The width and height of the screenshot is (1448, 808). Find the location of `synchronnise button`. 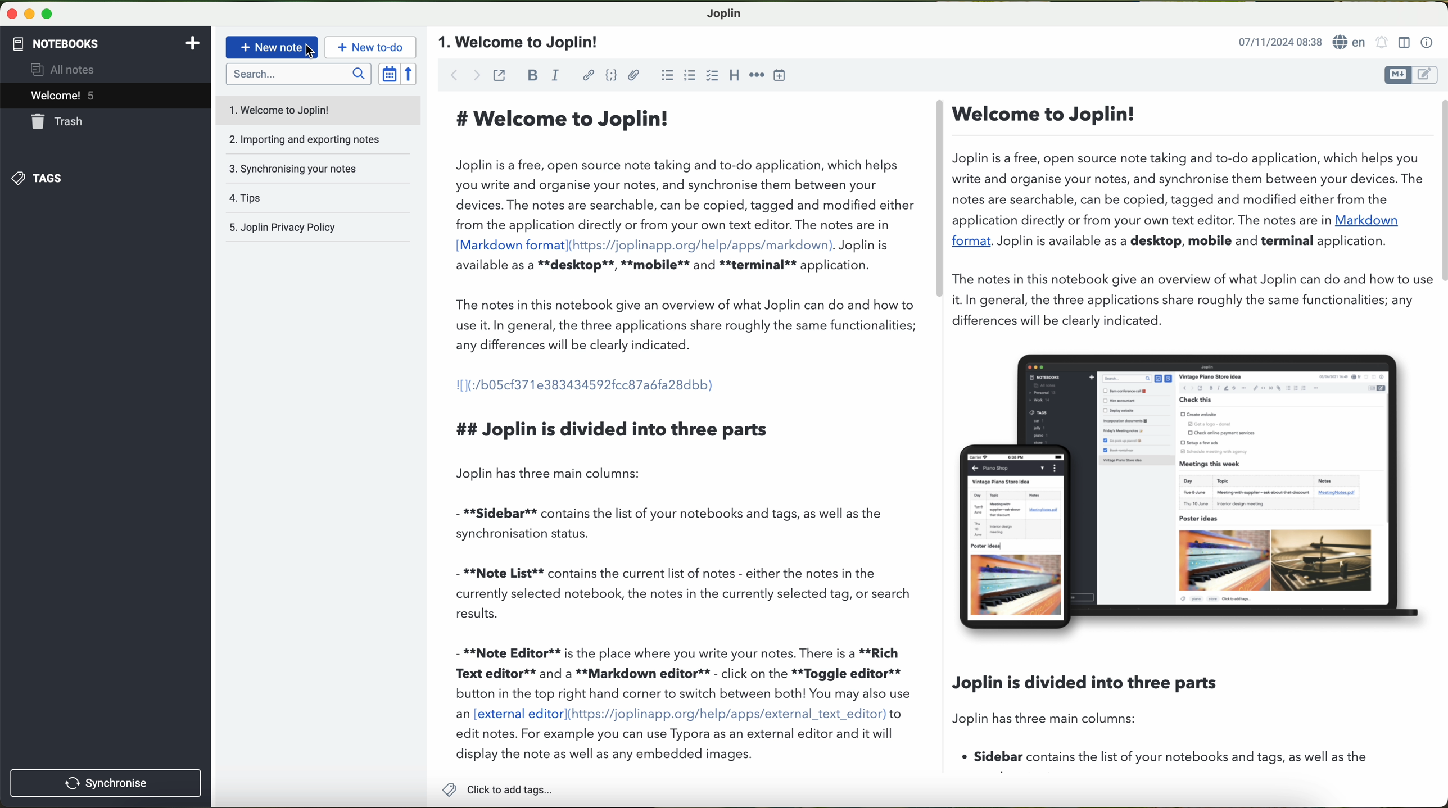

synchronnise button is located at coordinates (104, 784).